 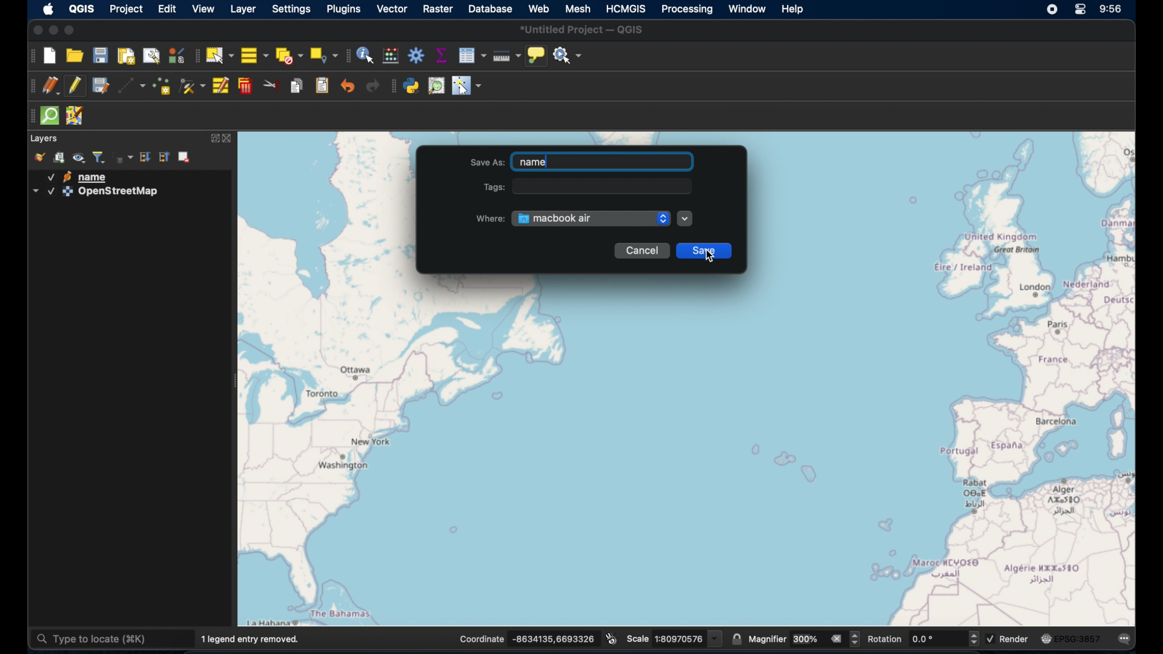 I want to click on open attribute table, so click(x=472, y=56).